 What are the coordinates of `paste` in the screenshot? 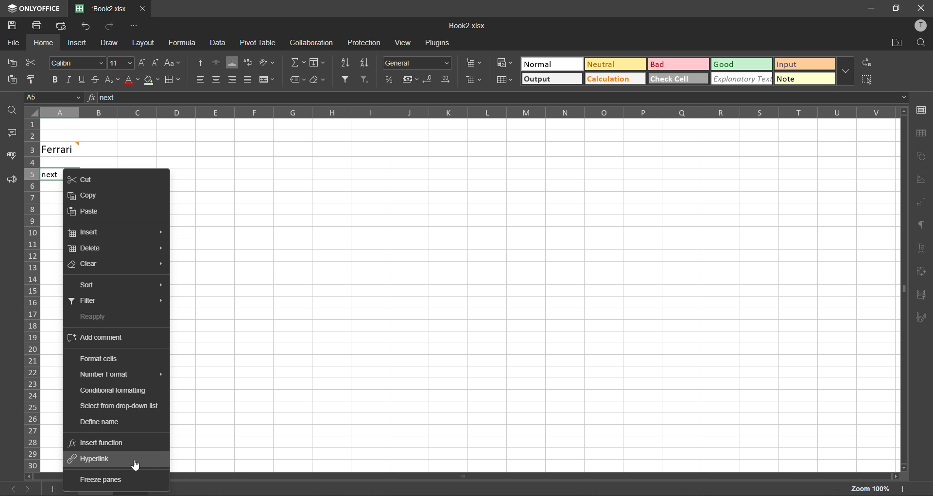 It's located at (87, 212).